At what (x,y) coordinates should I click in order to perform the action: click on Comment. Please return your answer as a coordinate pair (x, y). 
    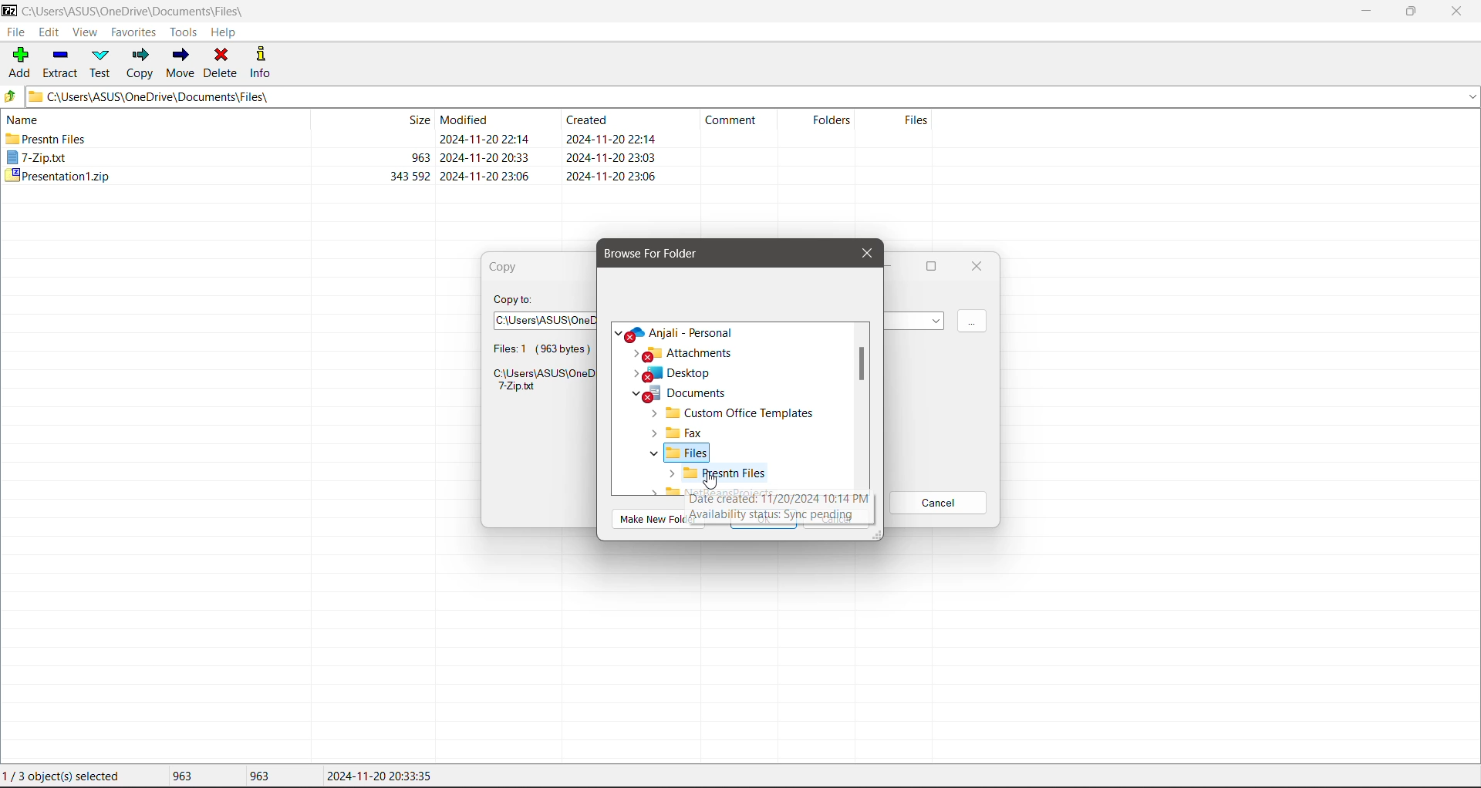
    Looking at the image, I should click on (737, 123).